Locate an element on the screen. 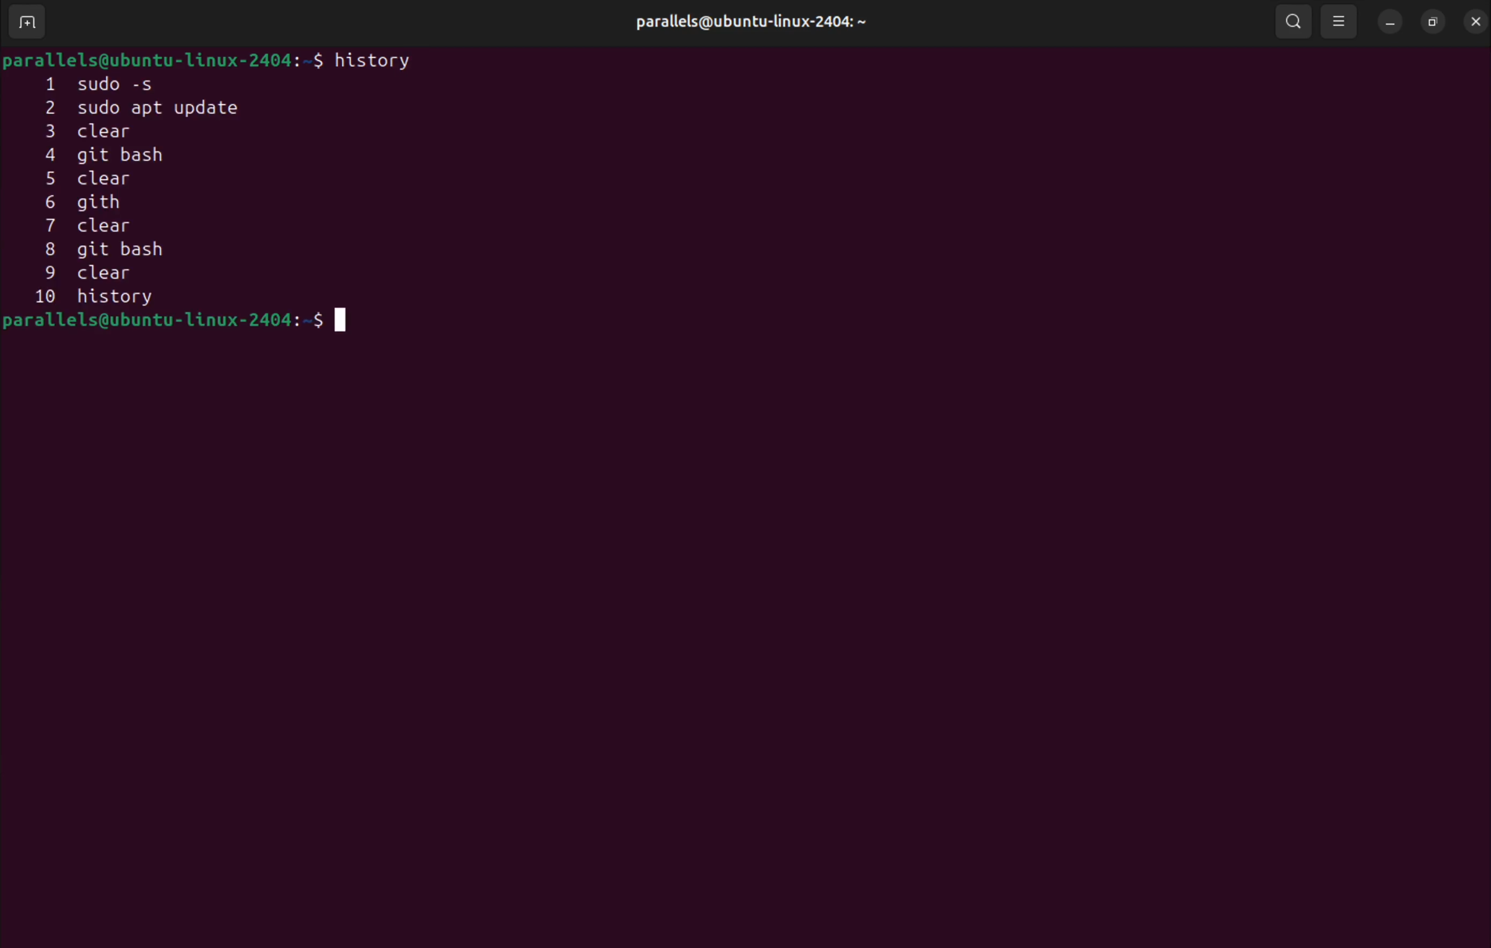 The width and height of the screenshot is (1491, 948). 5.clear is located at coordinates (102, 181).